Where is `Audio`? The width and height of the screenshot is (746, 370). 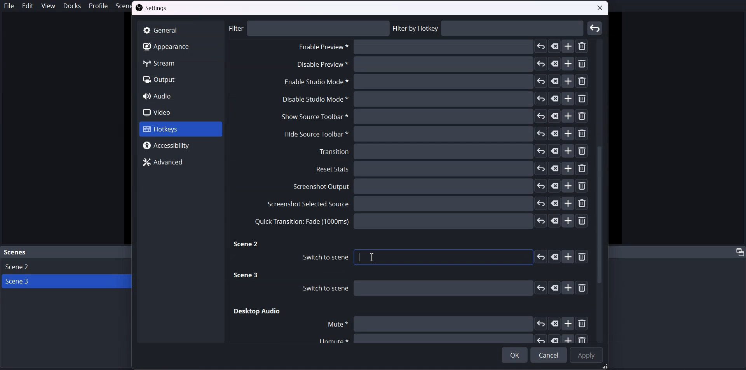 Audio is located at coordinates (180, 96).